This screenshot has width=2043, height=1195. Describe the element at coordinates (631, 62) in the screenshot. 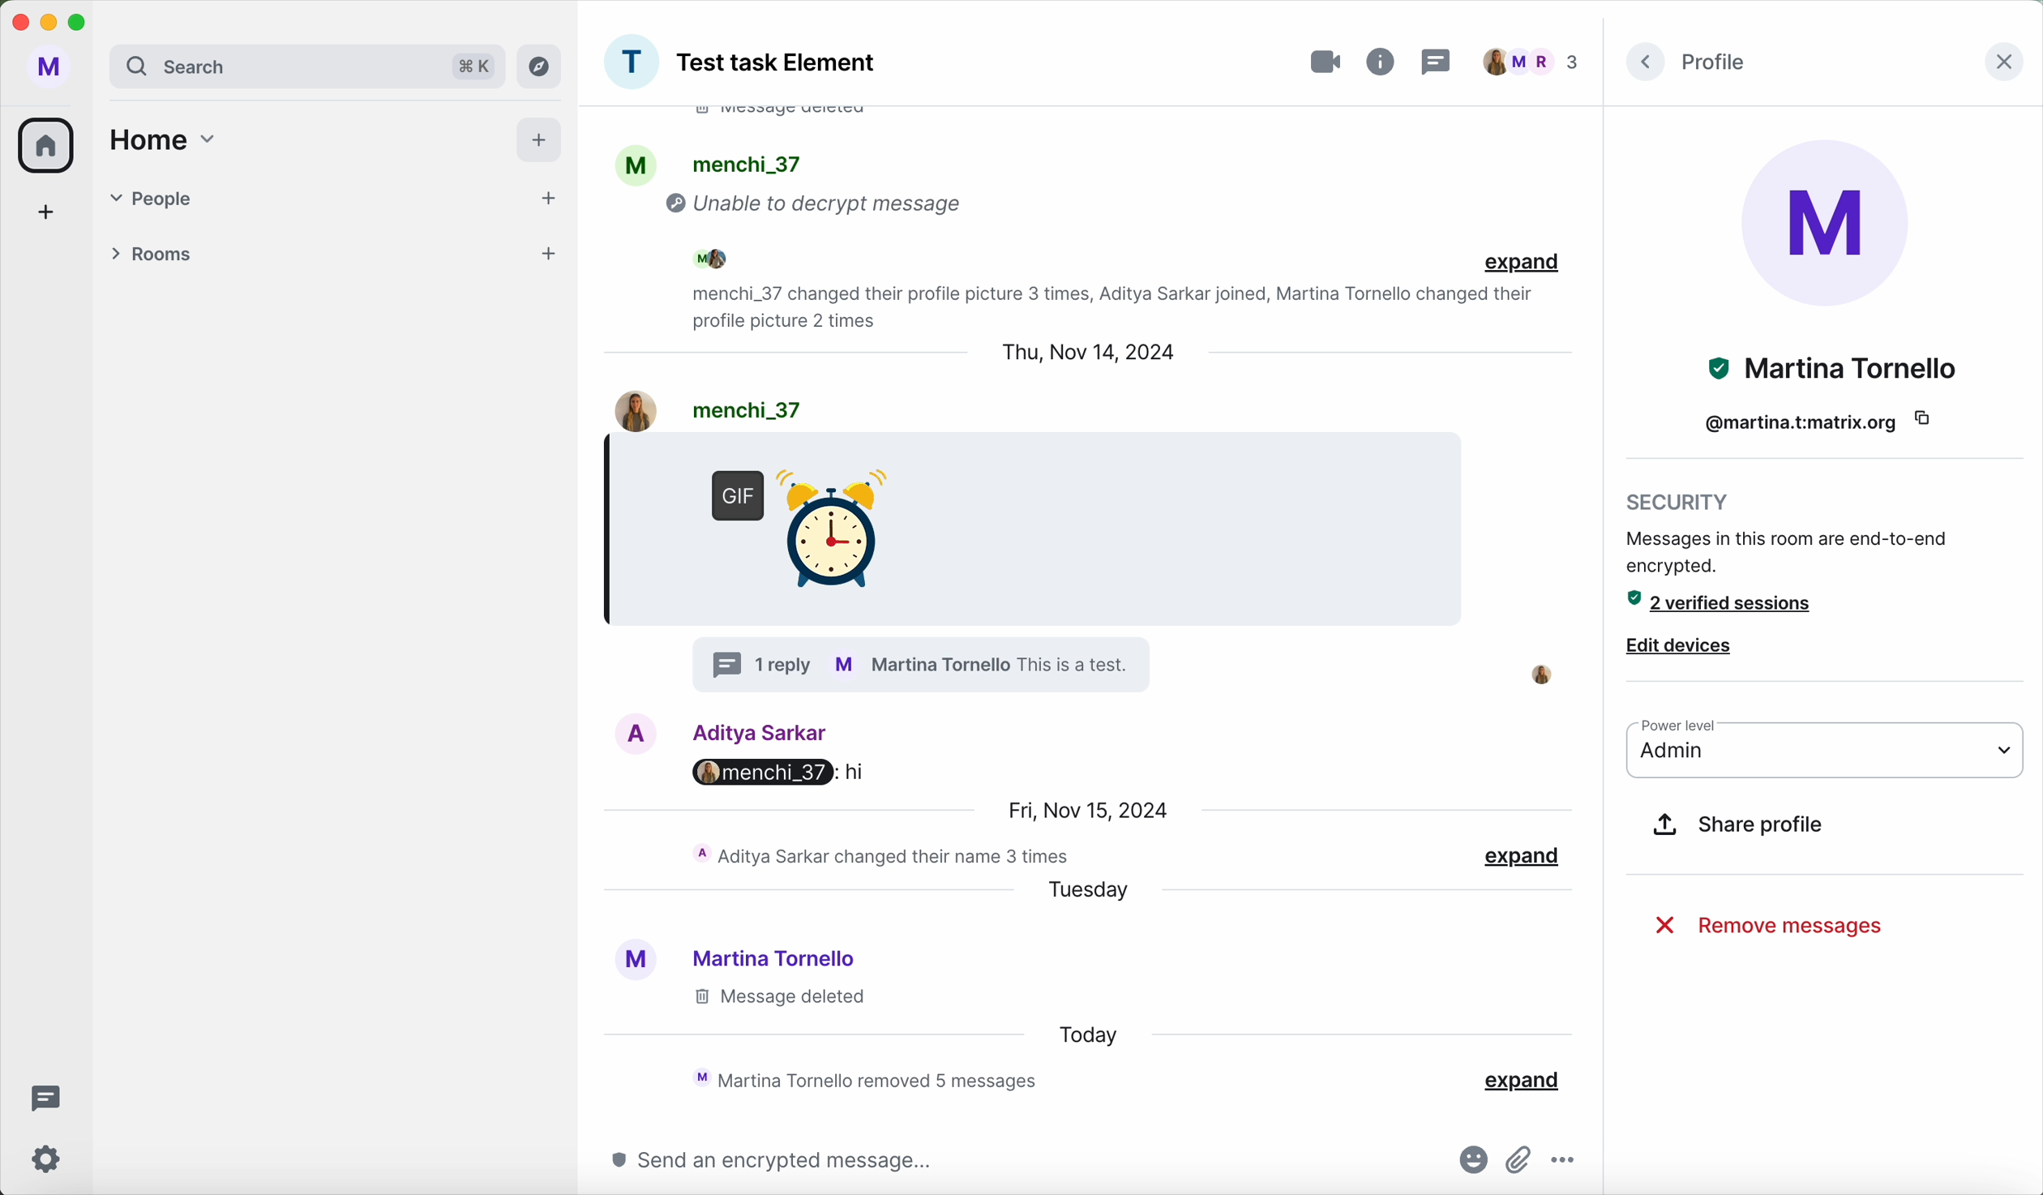

I see `profile picture` at that location.